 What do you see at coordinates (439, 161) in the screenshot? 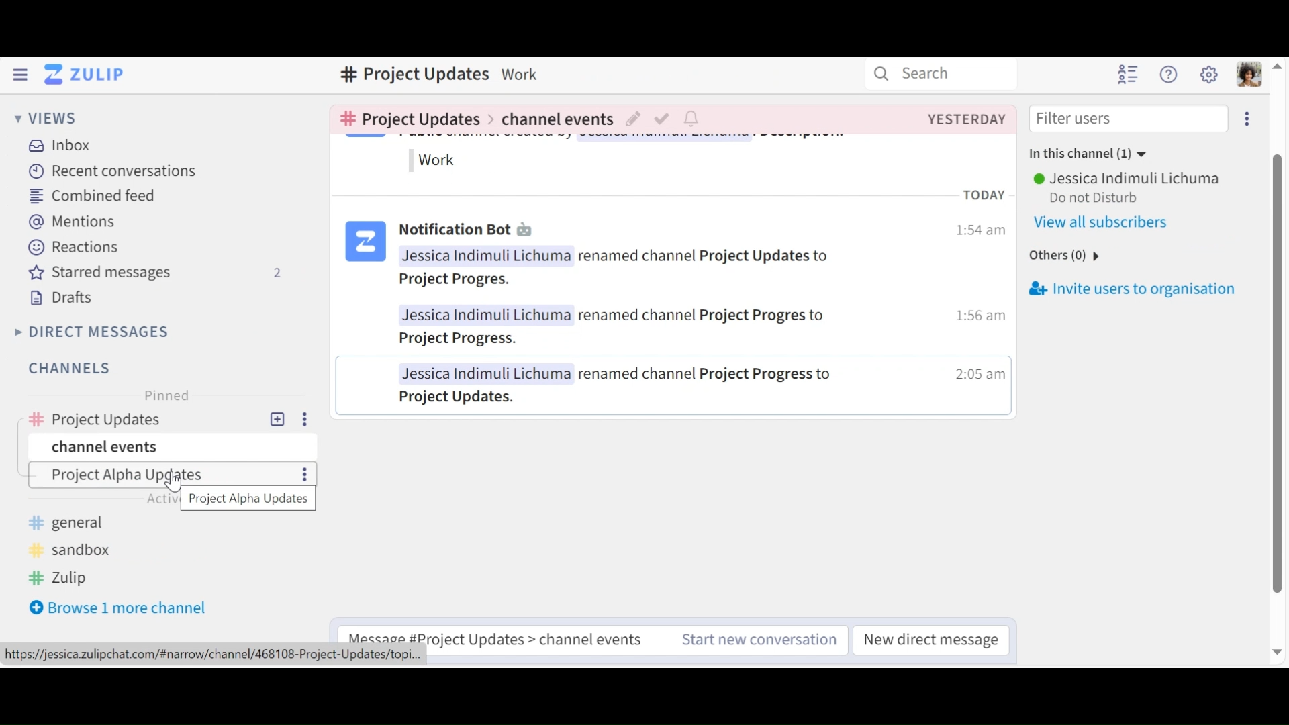
I see `work` at bounding box center [439, 161].